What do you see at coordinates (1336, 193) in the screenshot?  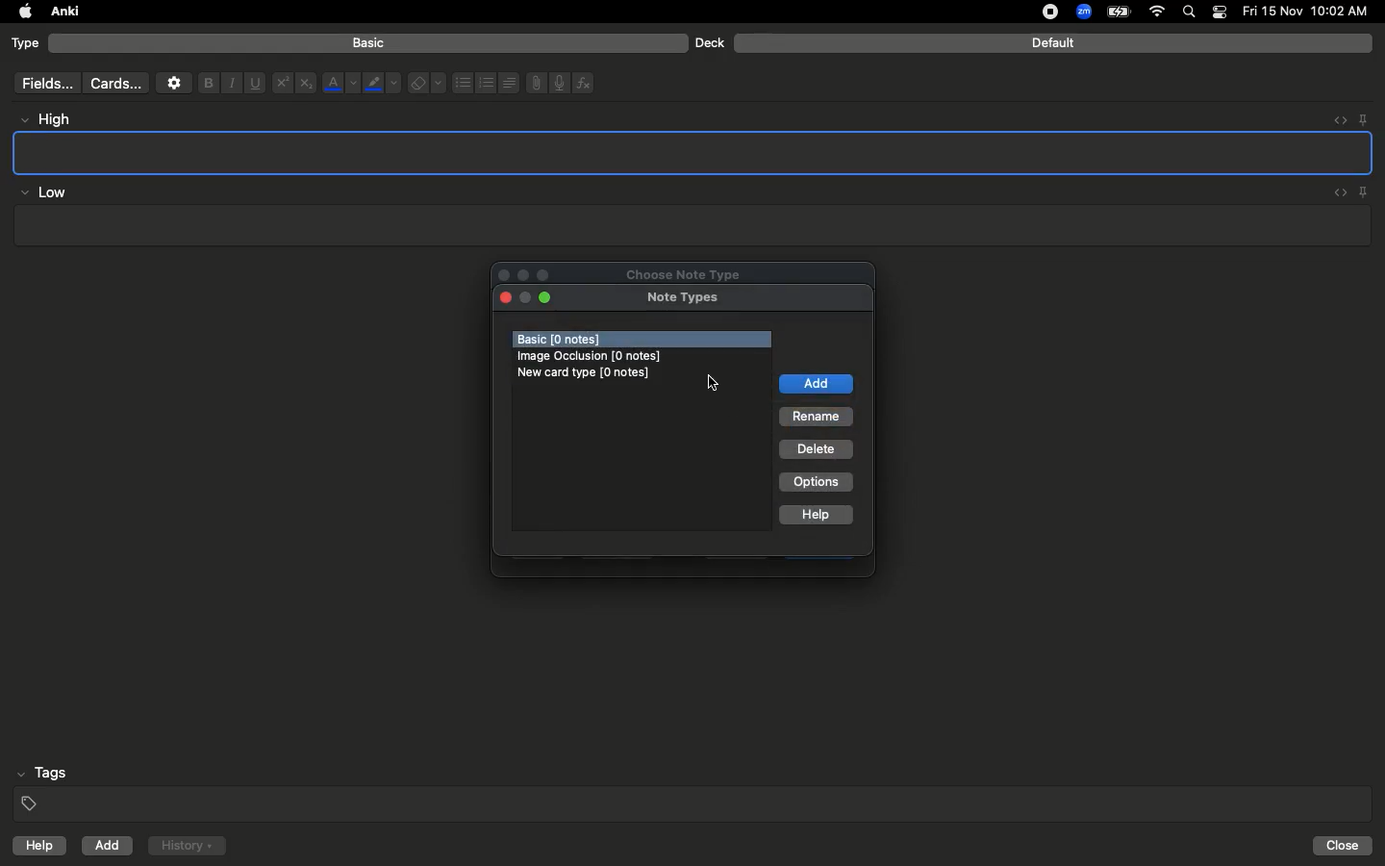 I see `Embed` at bounding box center [1336, 193].